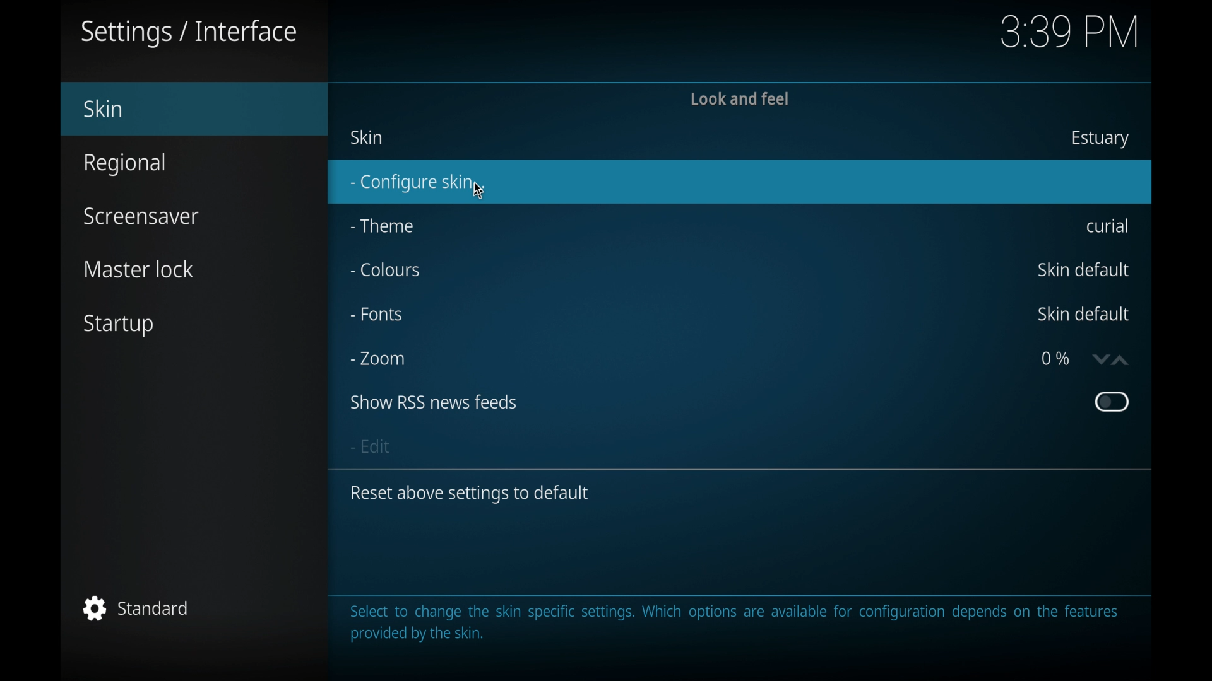 This screenshot has width=1212, height=681. I want to click on 0%, so click(1055, 358).